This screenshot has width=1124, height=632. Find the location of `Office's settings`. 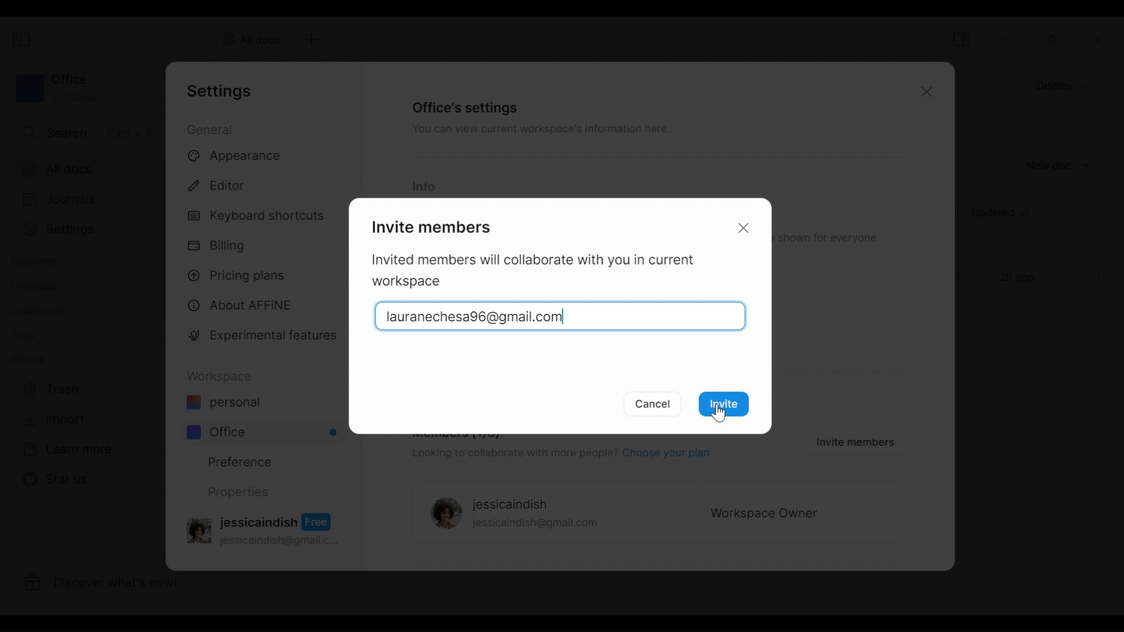

Office's settings is located at coordinates (466, 107).